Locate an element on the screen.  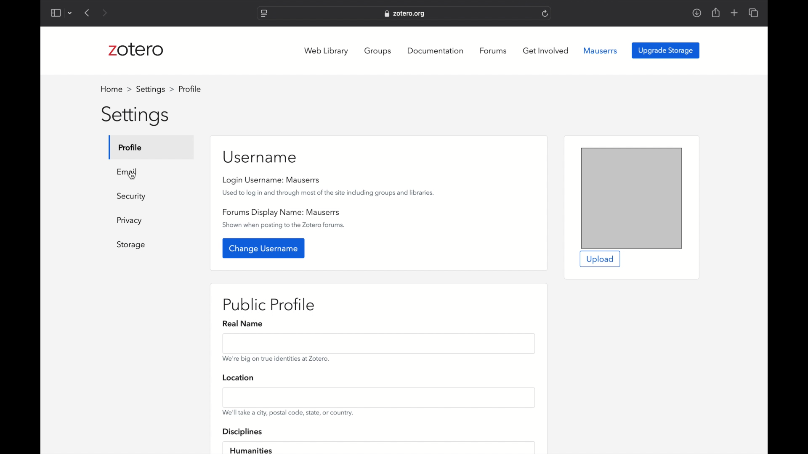
refresh is located at coordinates (545, 13).